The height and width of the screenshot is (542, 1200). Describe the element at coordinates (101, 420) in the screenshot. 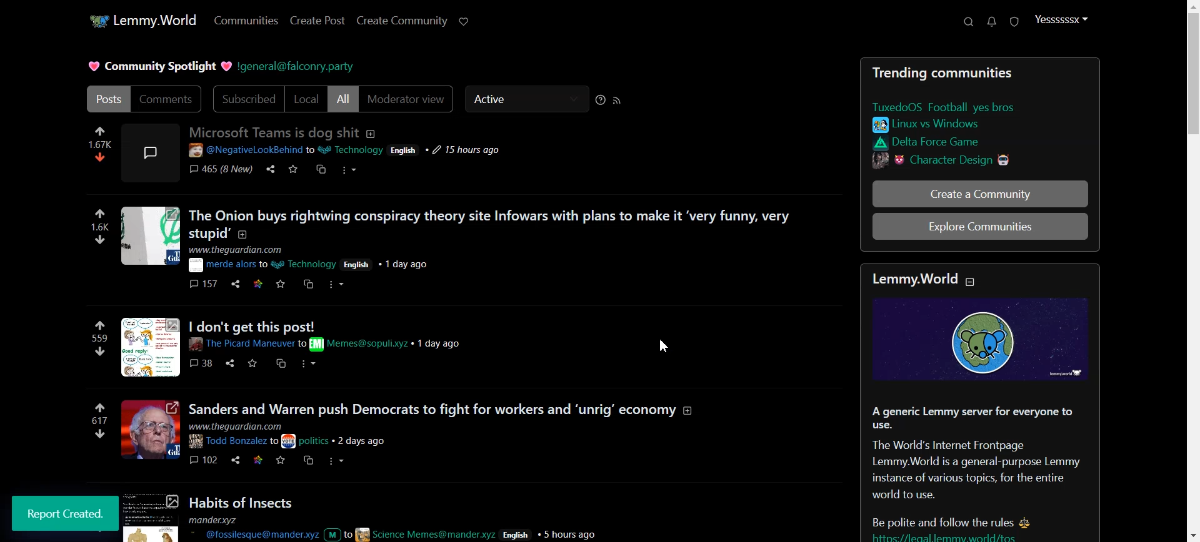

I see `numbers` at that location.